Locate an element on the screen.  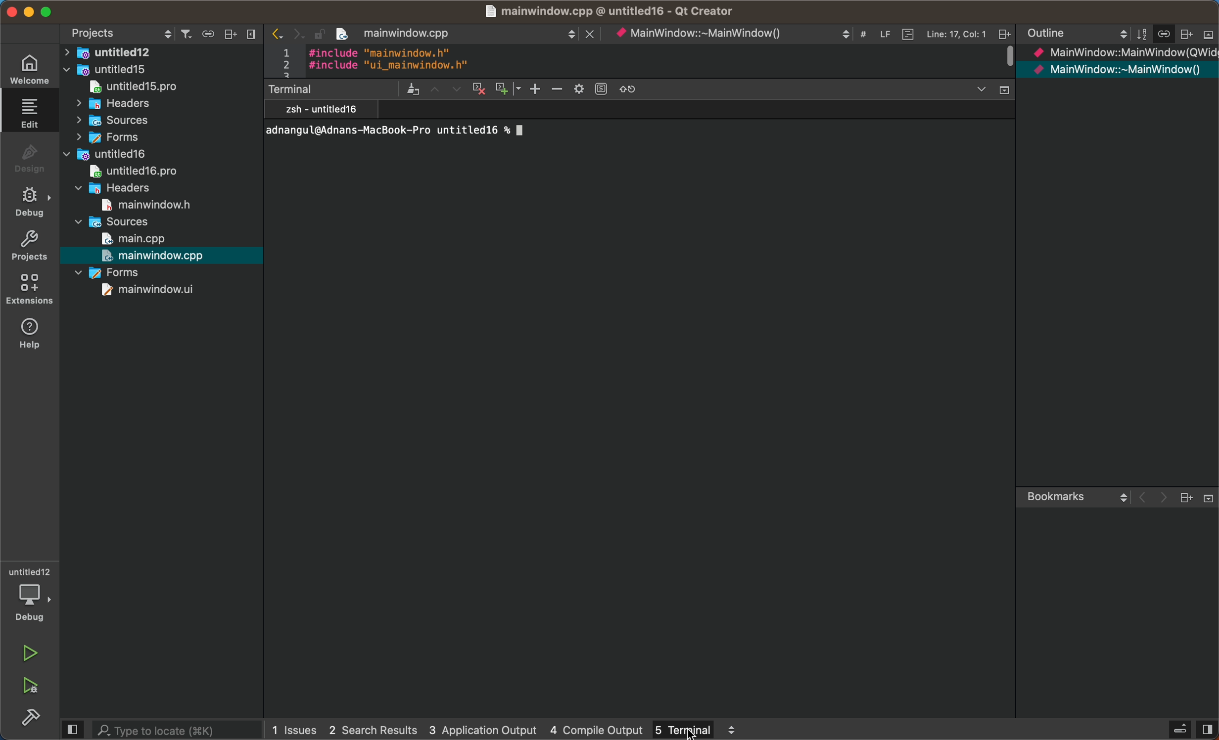
minimize is located at coordinates (28, 11).